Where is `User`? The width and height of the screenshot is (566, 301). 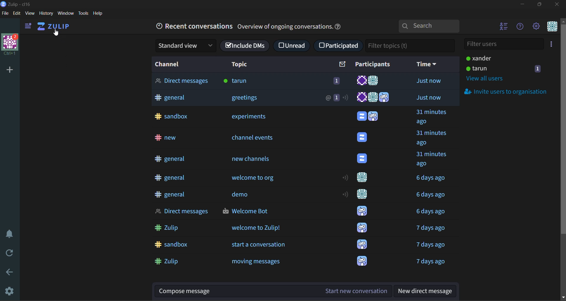
User is located at coordinates (363, 157).